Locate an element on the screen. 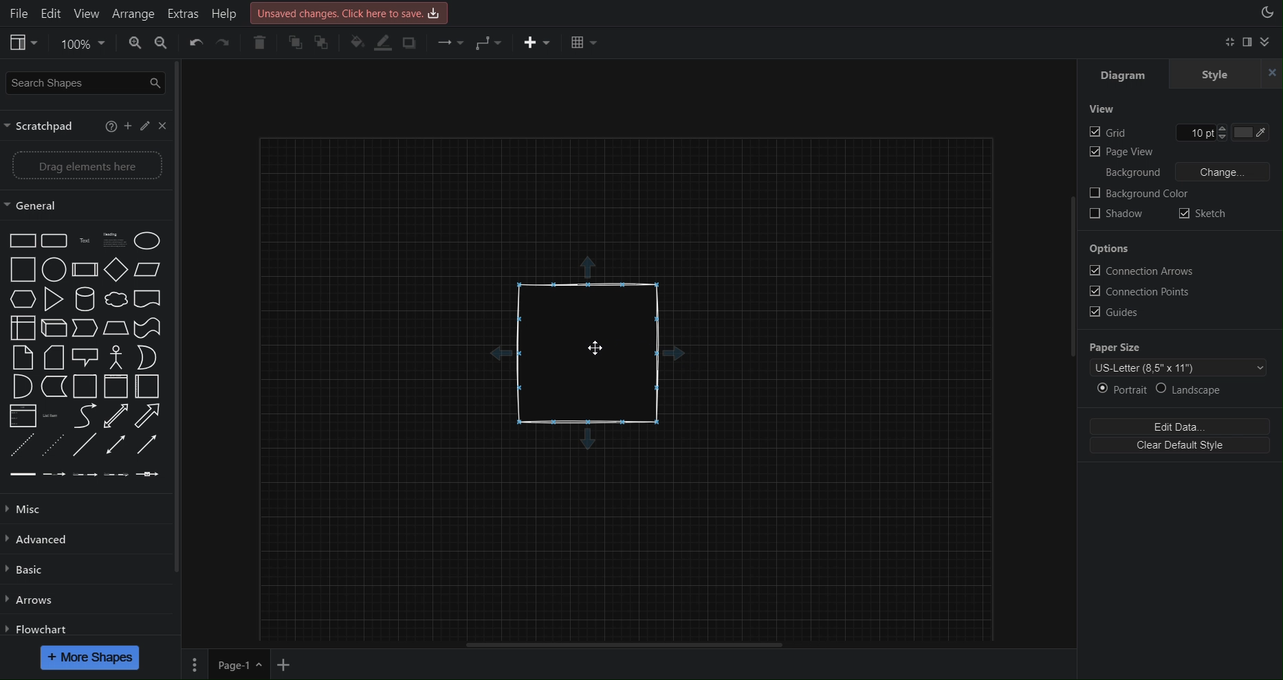 This screenshot has height=680, width=1283. View is located at coordinates (1103, 110).